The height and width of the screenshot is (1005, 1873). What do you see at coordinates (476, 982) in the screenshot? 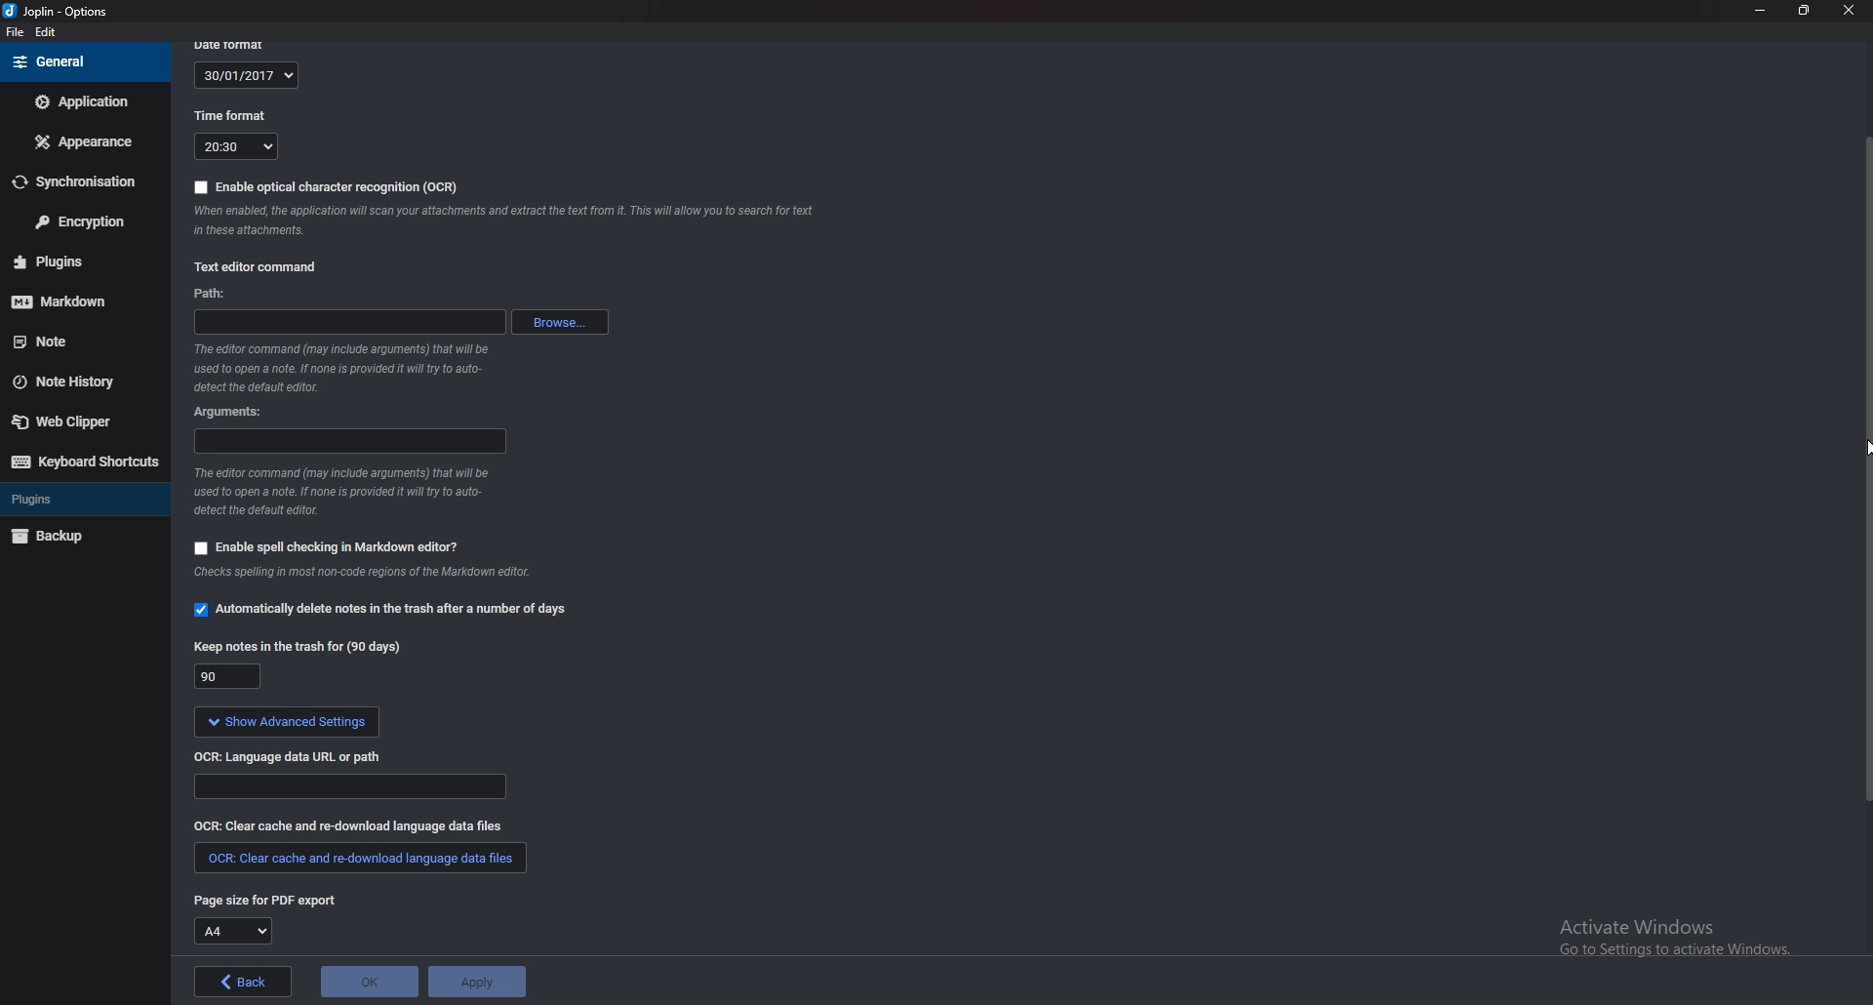
I see `apply` at bounding box center [476, 982].